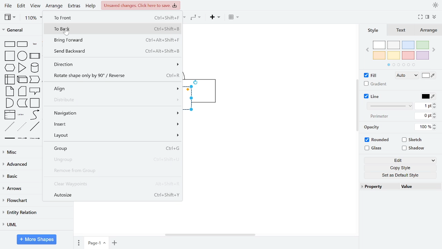 This screenshot has height=249, width=442. Describe the element at coordinates (34, 18) in the screenshot. I see `zoom` at that location.